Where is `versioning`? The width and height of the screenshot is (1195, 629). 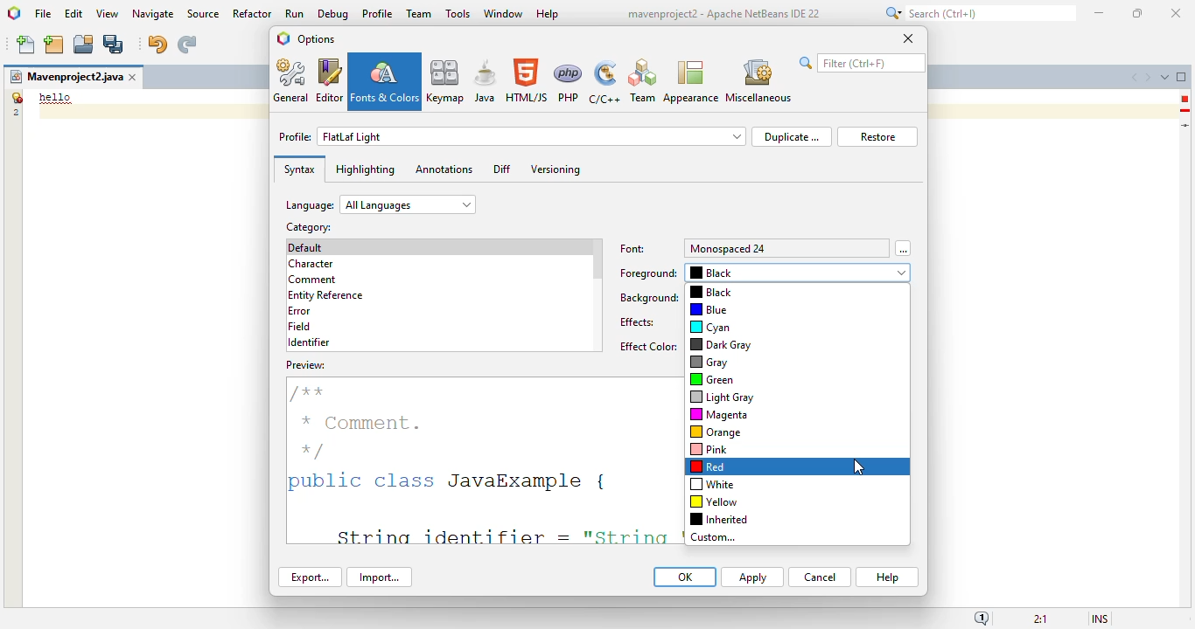
versioning is located at coordinates (556, 169).